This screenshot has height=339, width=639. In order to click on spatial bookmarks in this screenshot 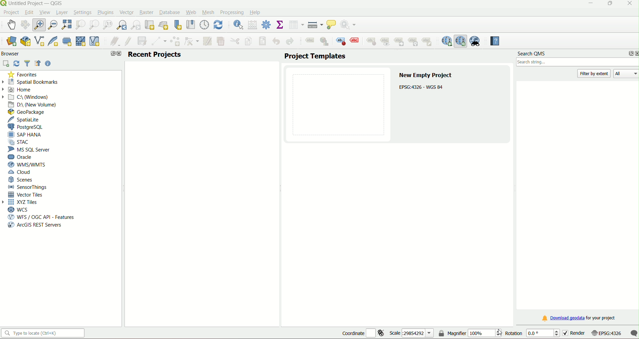, I will do `click(34, 82)`.